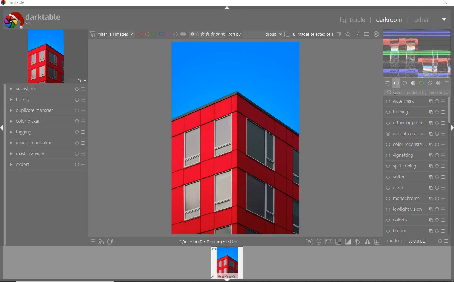  What do you see at coordinates (93, 242) in the screenshot?
I see `quick access to presets` at bounding box center [93, 242].